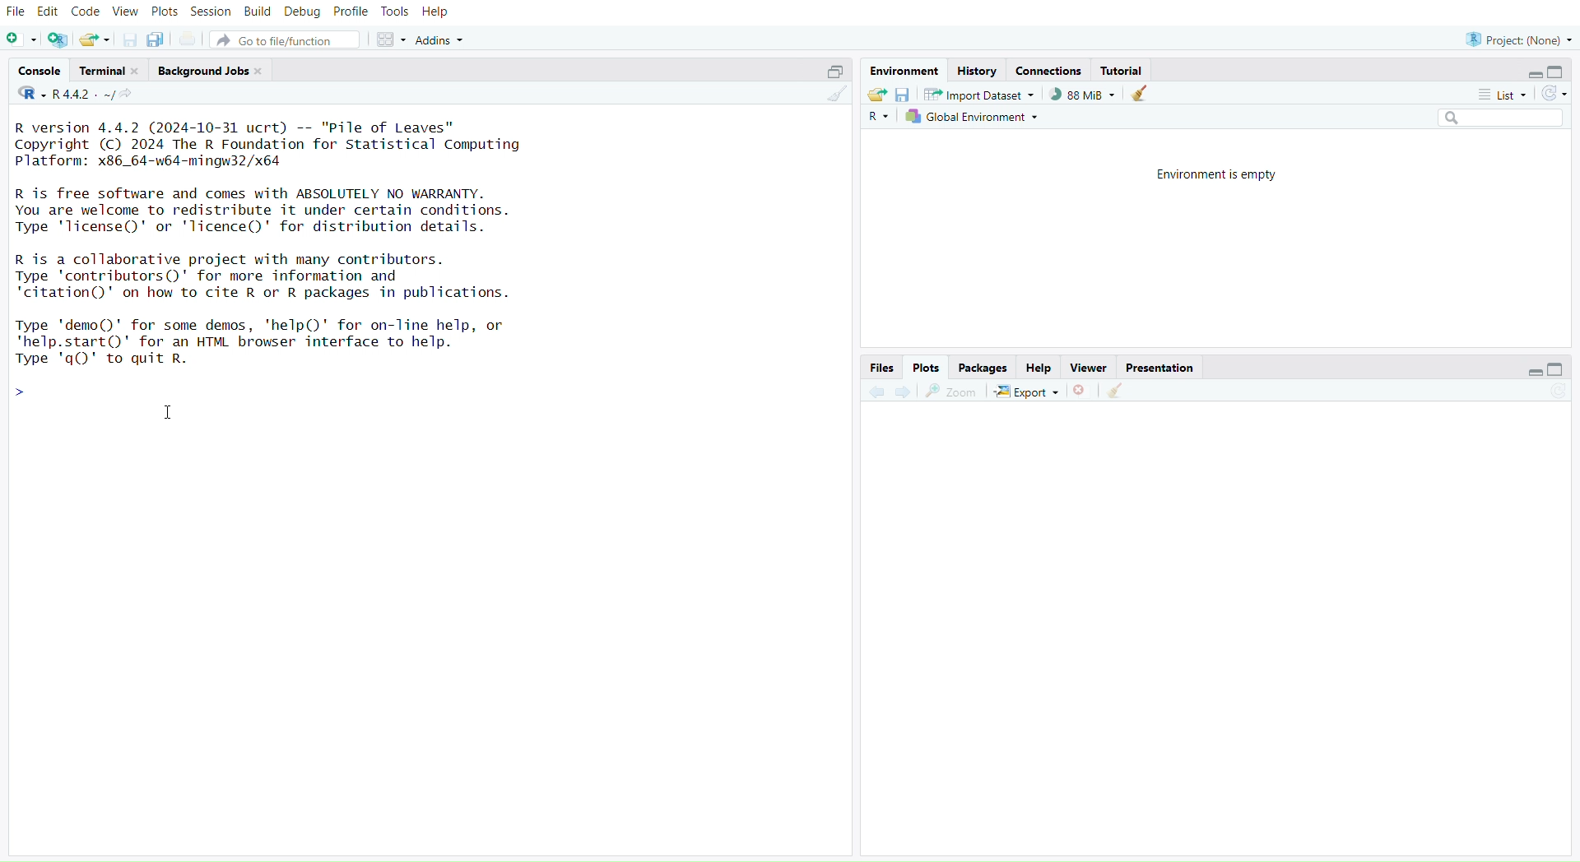  Describe the element at coordinates (165, 14) in the screenshot. I see `plots` at that location.